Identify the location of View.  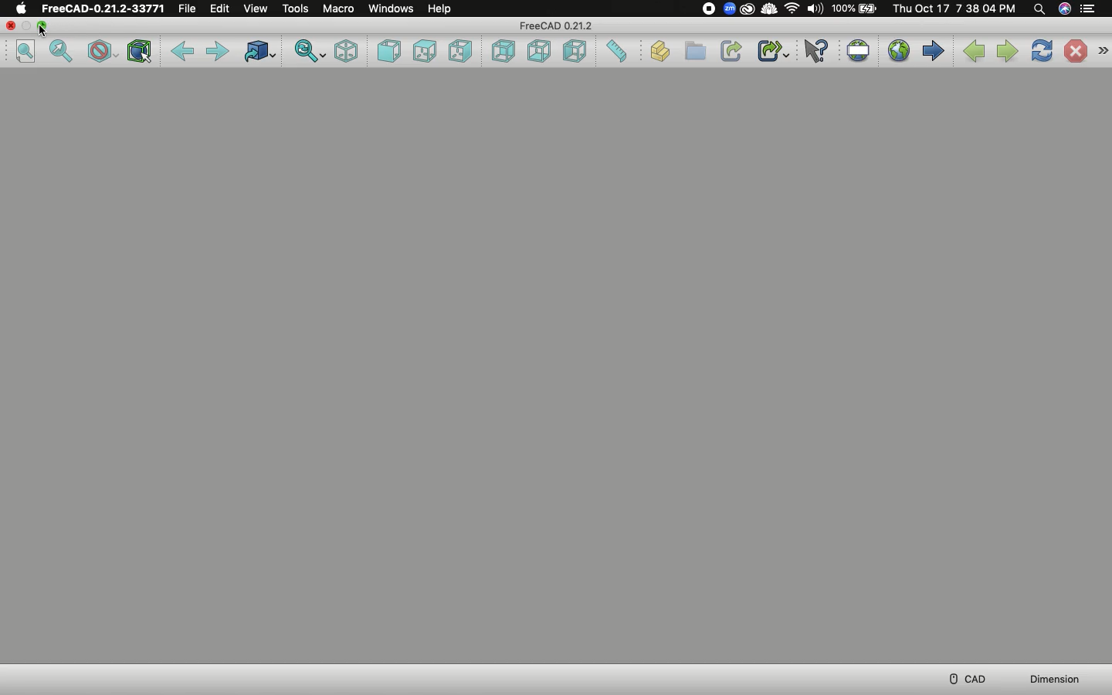
(256, 8).